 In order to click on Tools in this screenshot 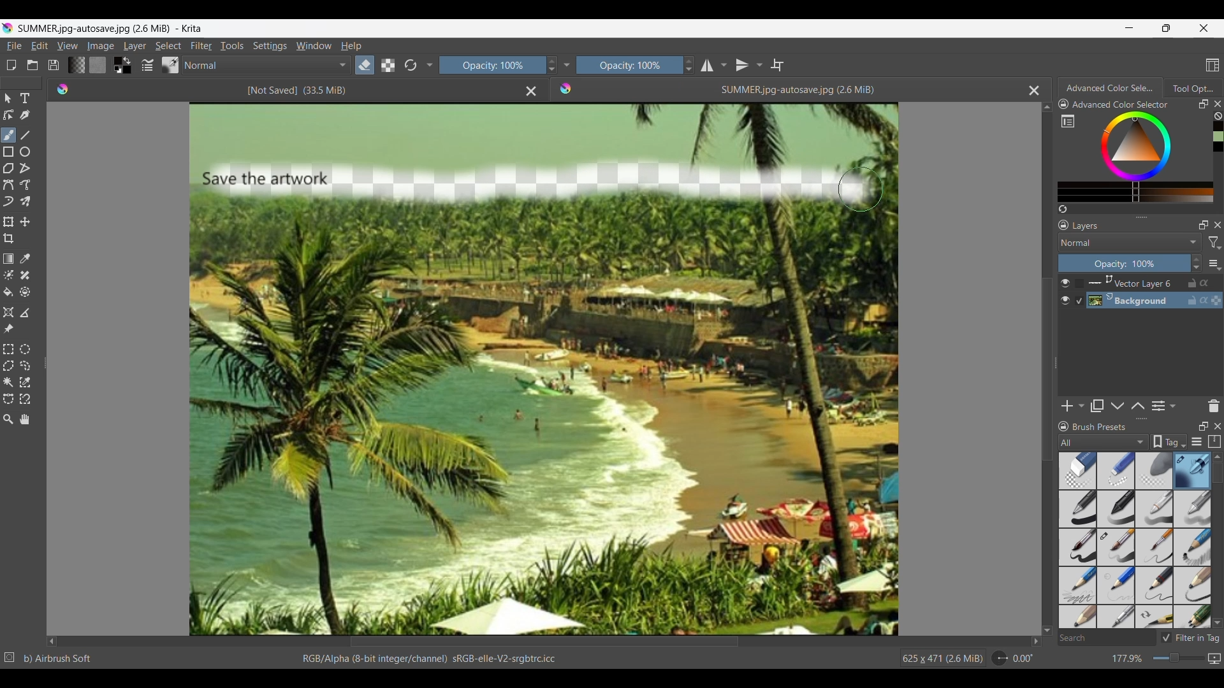, I will do `click(232, 46)`.